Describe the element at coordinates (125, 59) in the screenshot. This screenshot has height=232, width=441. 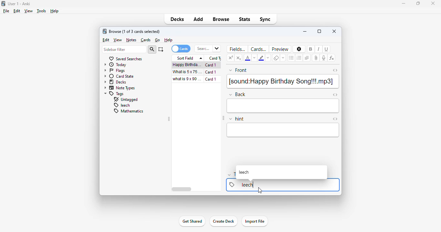
I see `saved searches` at that location.